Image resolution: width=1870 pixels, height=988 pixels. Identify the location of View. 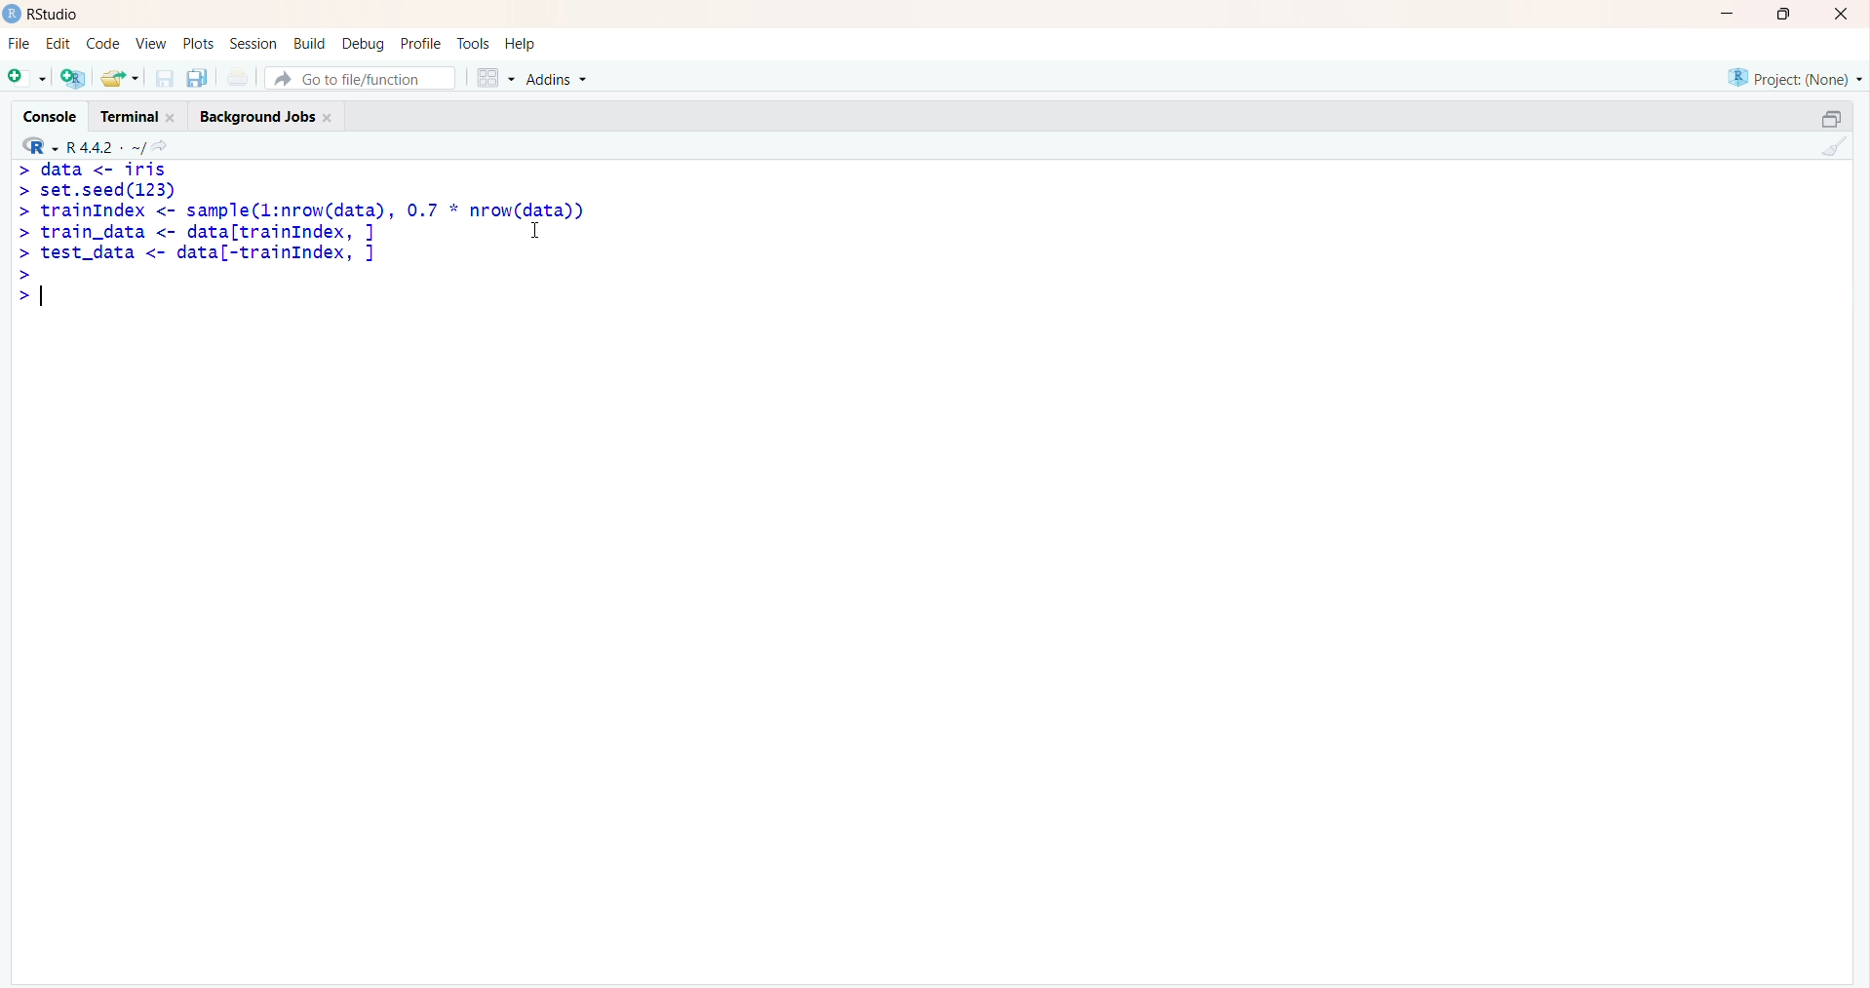
(149, 44).